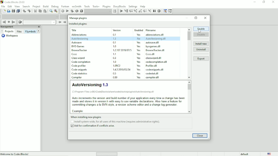 This screenshot has height=156, width=278. What do you see at coordinates (114, 11) in the screenshot?
I see `Show the select target dialog` at bounding box center [114, 11].